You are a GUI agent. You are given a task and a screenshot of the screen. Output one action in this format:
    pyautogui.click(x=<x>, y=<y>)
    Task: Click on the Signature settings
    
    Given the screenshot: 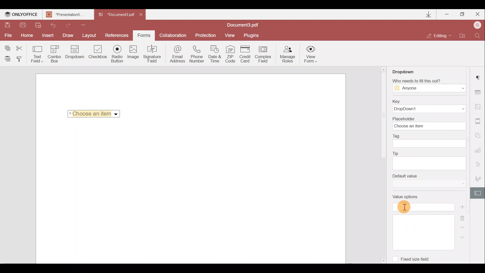 What is the action you would take?
    pyautogui.click(x=479, y=180)
    